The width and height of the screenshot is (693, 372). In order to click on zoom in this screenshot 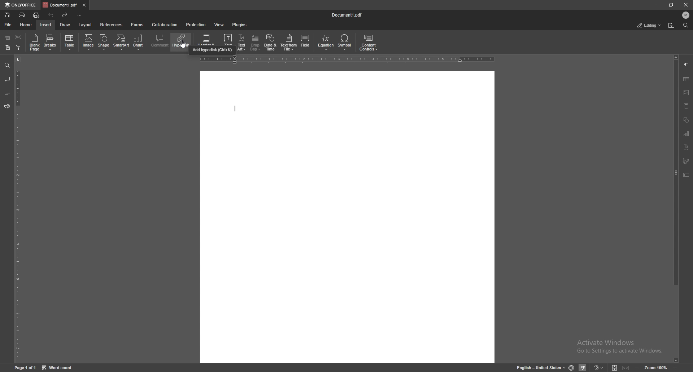, I will do `click(656, 367)`.